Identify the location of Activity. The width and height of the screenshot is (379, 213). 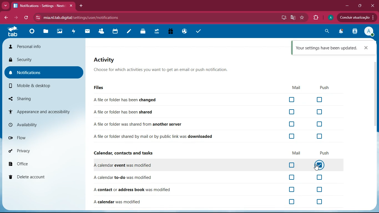
(161, 59).